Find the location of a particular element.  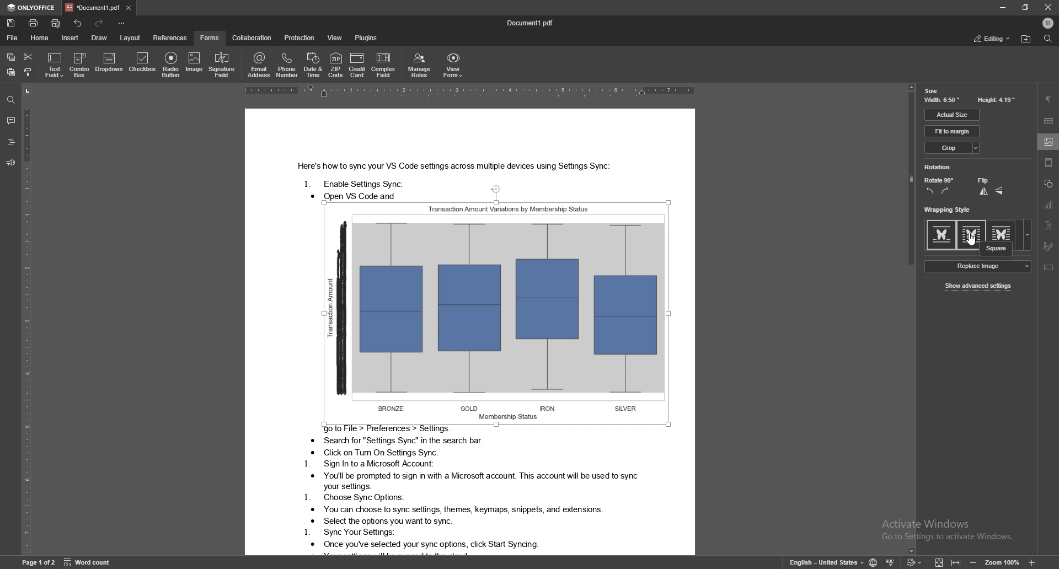

spell check is located at coordinates (889, 562).